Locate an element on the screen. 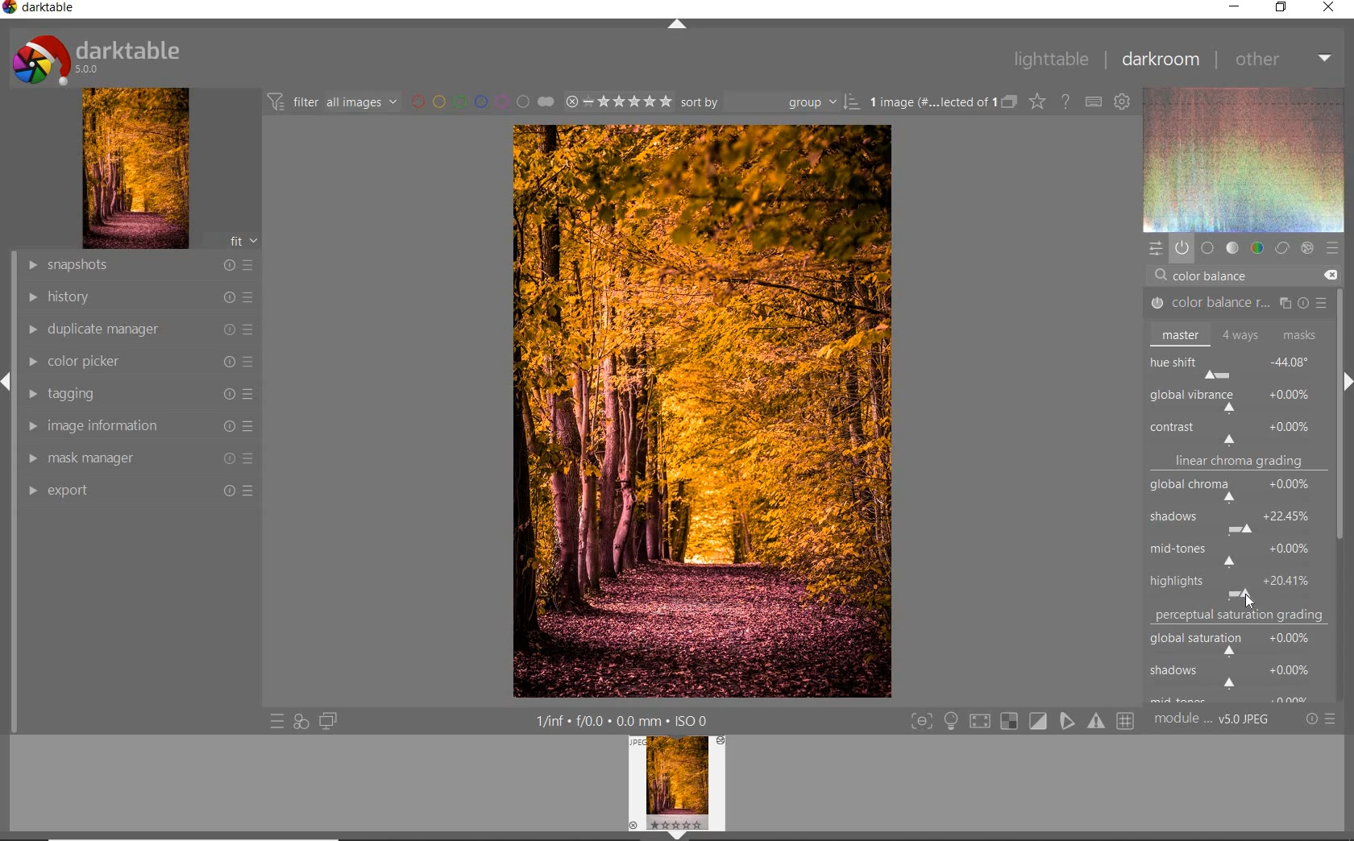  quick access for applying any style is located at coordinates (301, 722).